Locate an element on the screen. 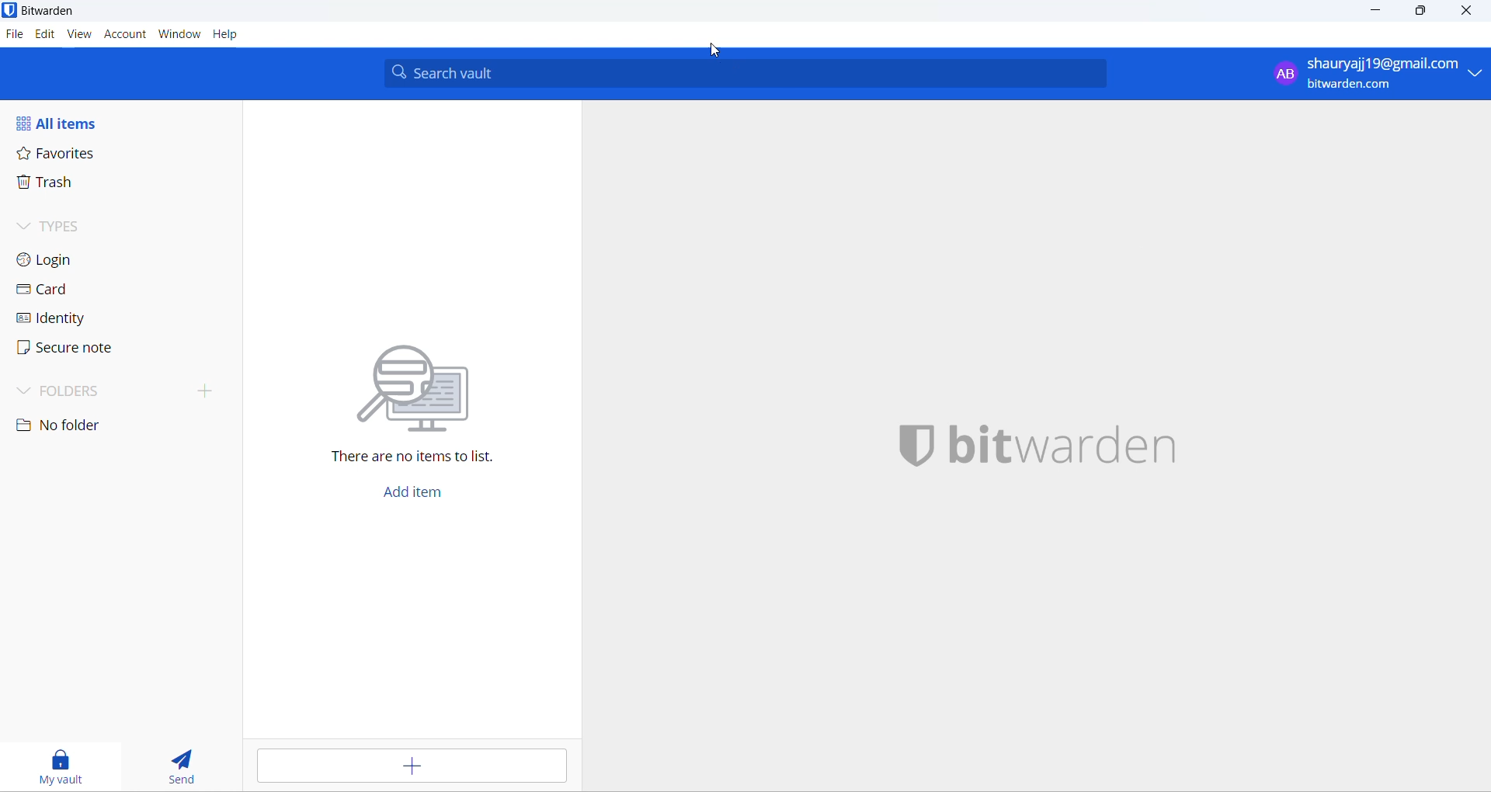 This screenshot has height=792, width=1491. window is located at coordinates (178, 34).